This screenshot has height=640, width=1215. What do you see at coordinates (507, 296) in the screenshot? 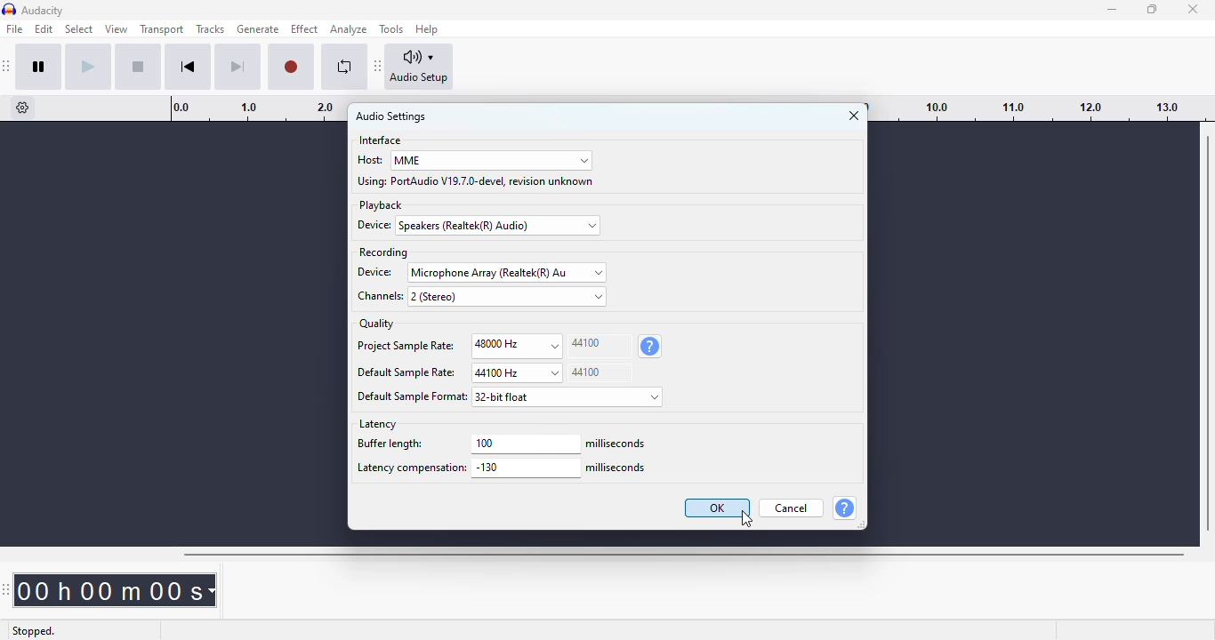
I see `select channels` at bounding box center [507, 296].